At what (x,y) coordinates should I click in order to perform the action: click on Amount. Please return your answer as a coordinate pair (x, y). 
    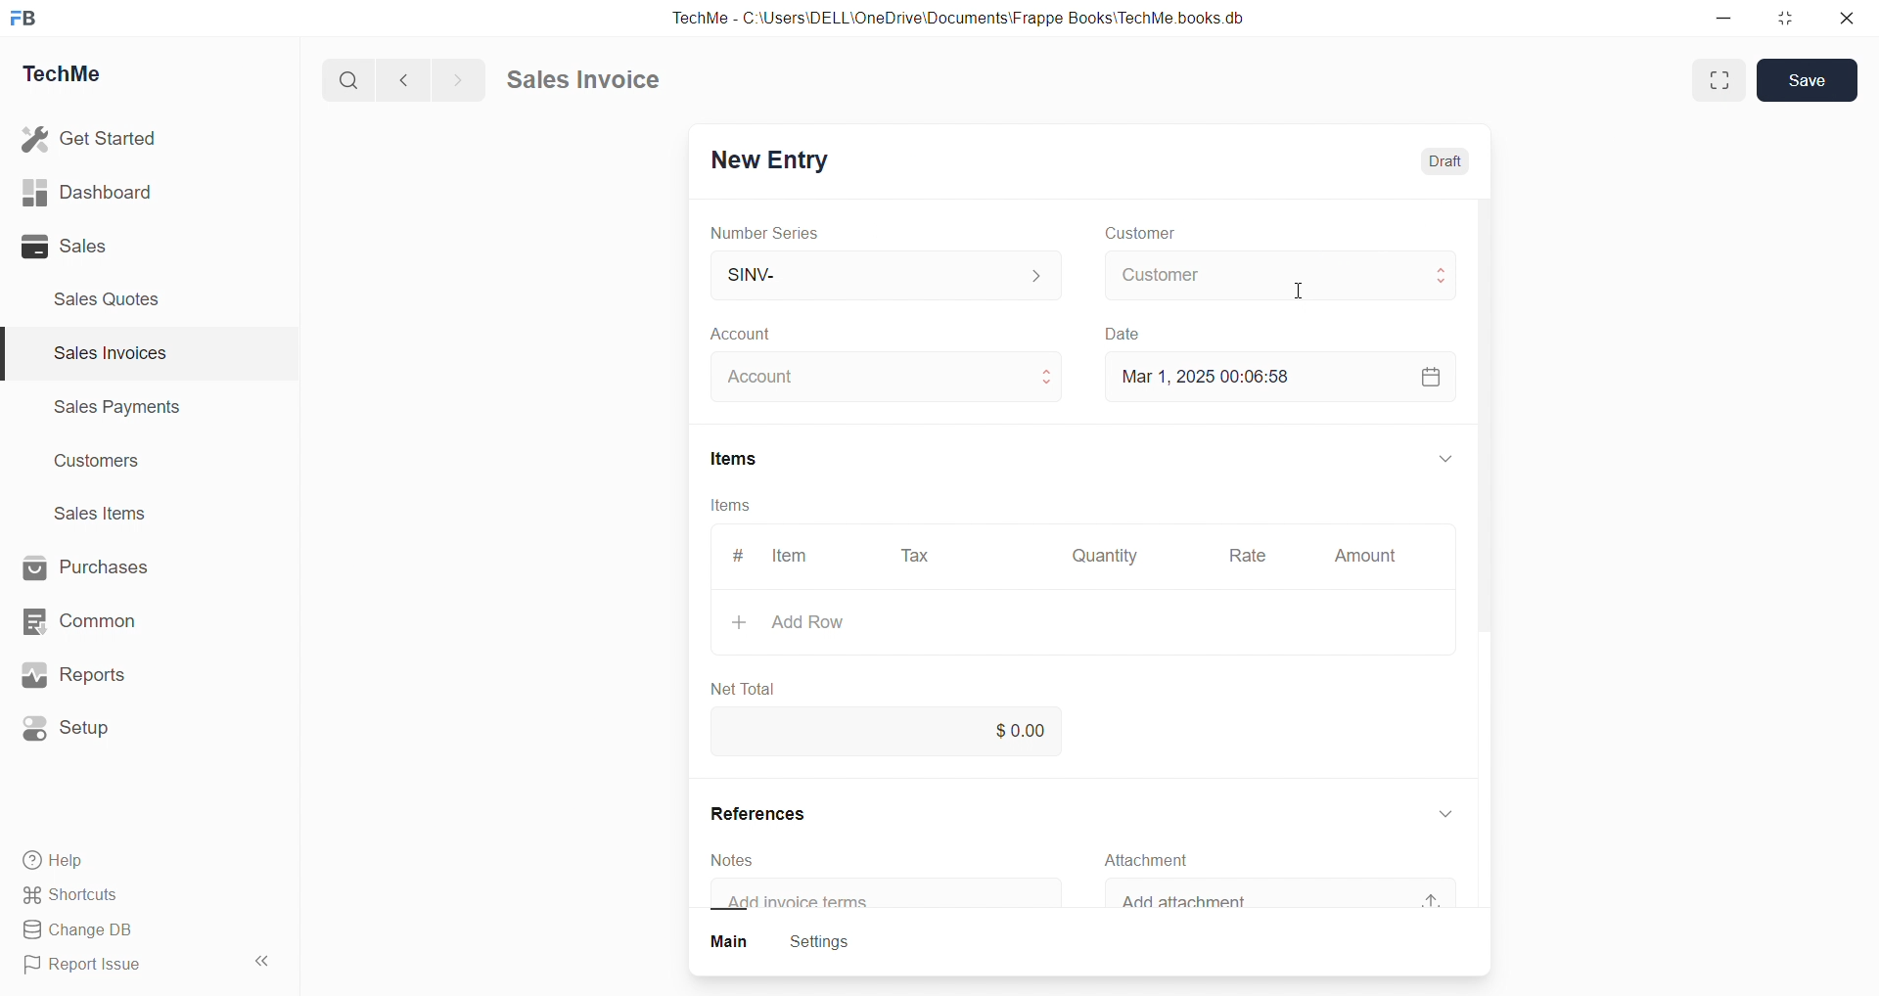
    Looking at the image, I should click on (1364, 557).